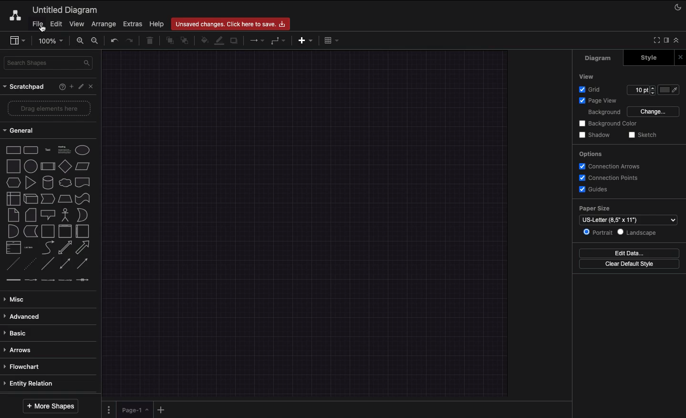 This screenshot has height=418, width=686. I want to click on Actor, so click(65, 214).